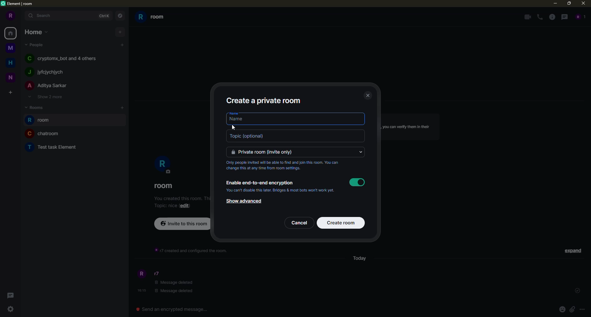 This screenshot has width=591, height=317. What do you see at coordinates (10, 309) in the screenshot?
I see `quick settings` at bounding box center [10, 309].